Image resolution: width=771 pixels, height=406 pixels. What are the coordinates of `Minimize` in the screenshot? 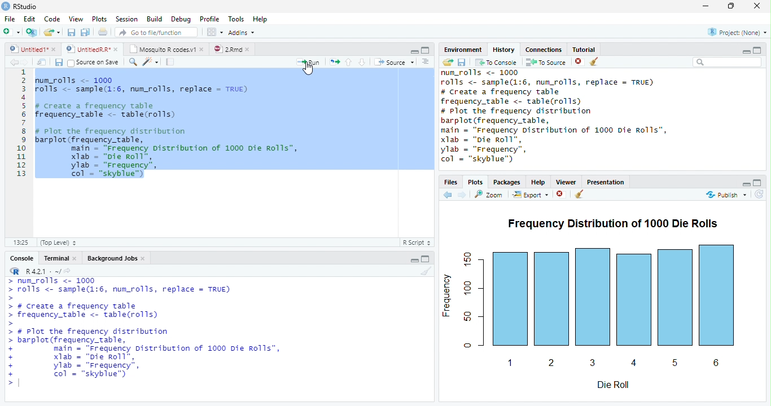 It's located at (706, 6).